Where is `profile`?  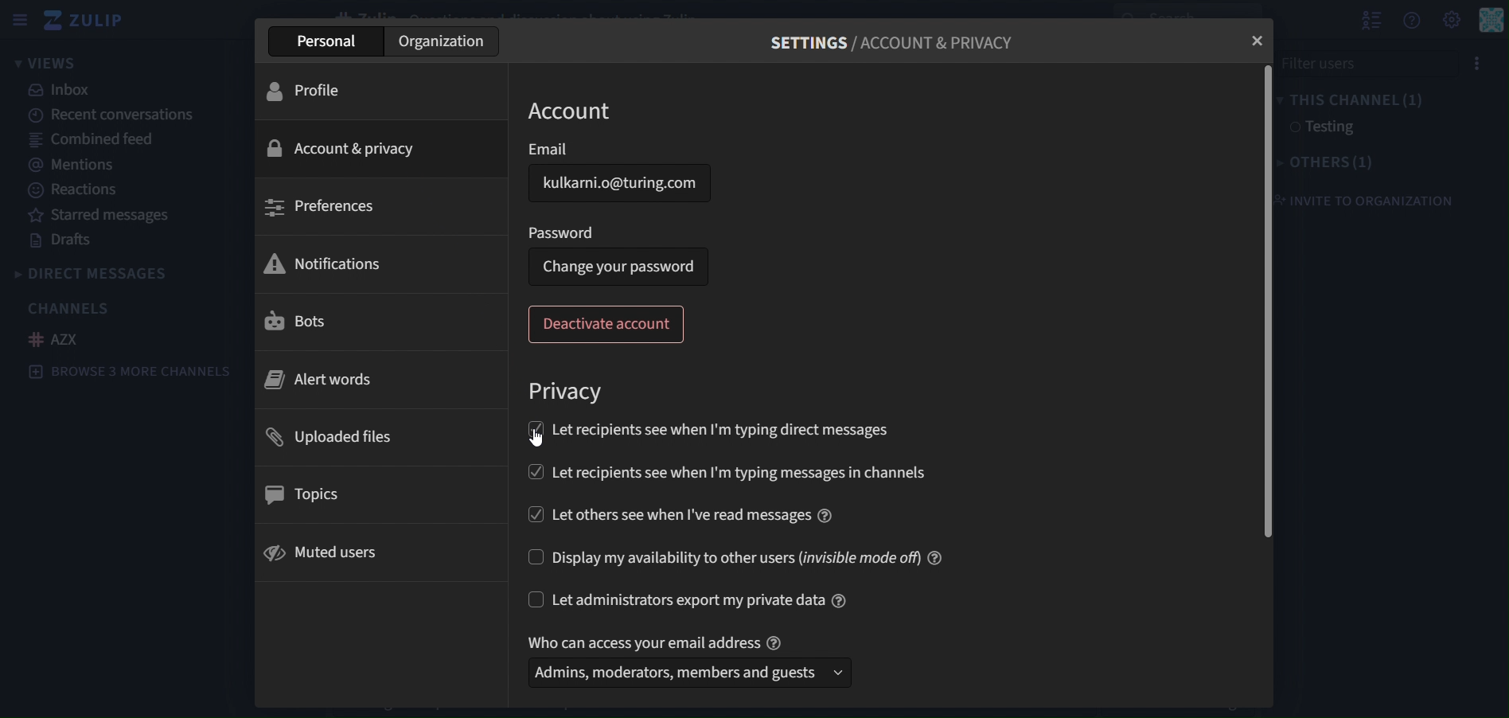 profile is located at coordinates (321, 93).